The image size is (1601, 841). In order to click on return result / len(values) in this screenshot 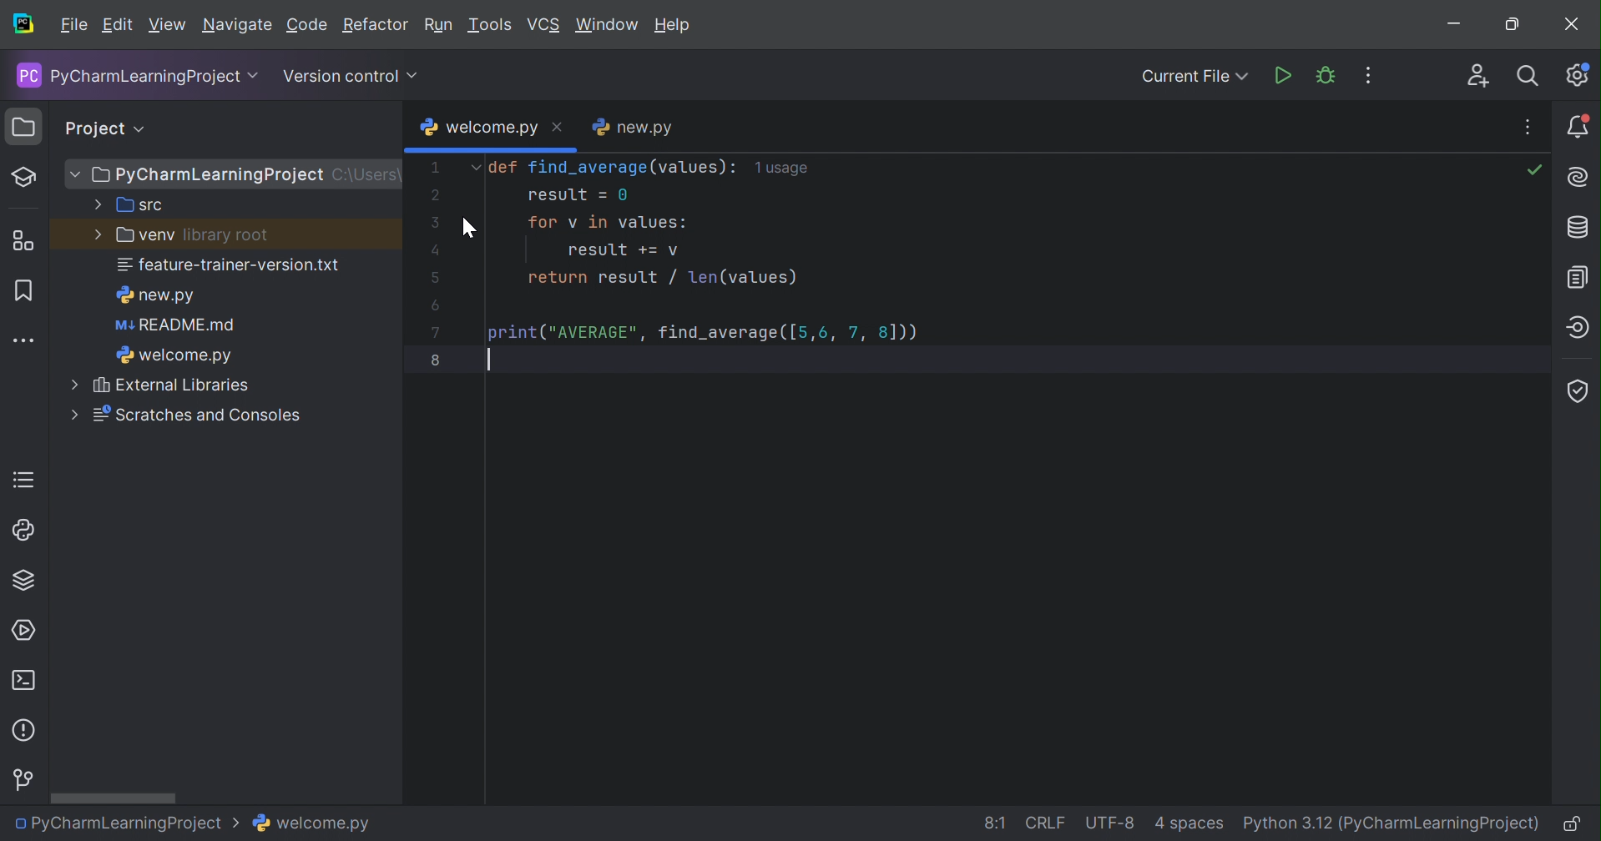, I will do `click(664, 279)`.